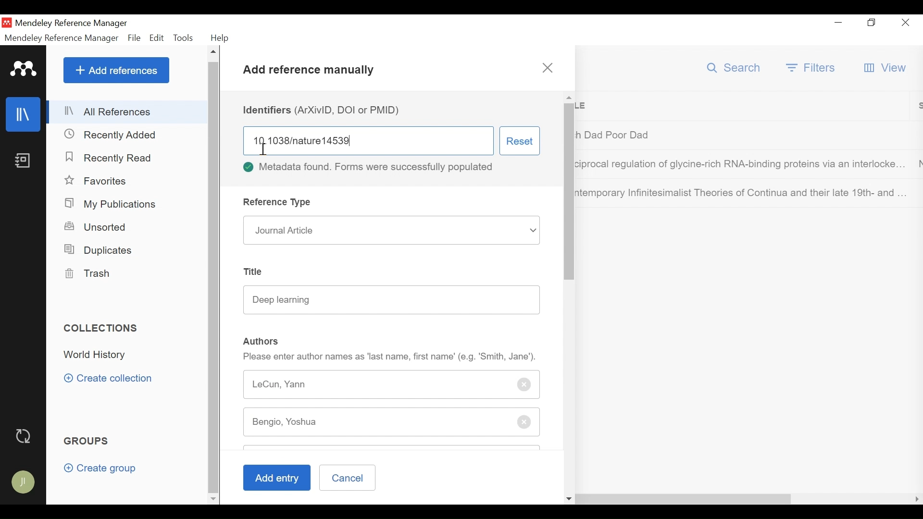  I want to click on Avatar, so click(24, 483).